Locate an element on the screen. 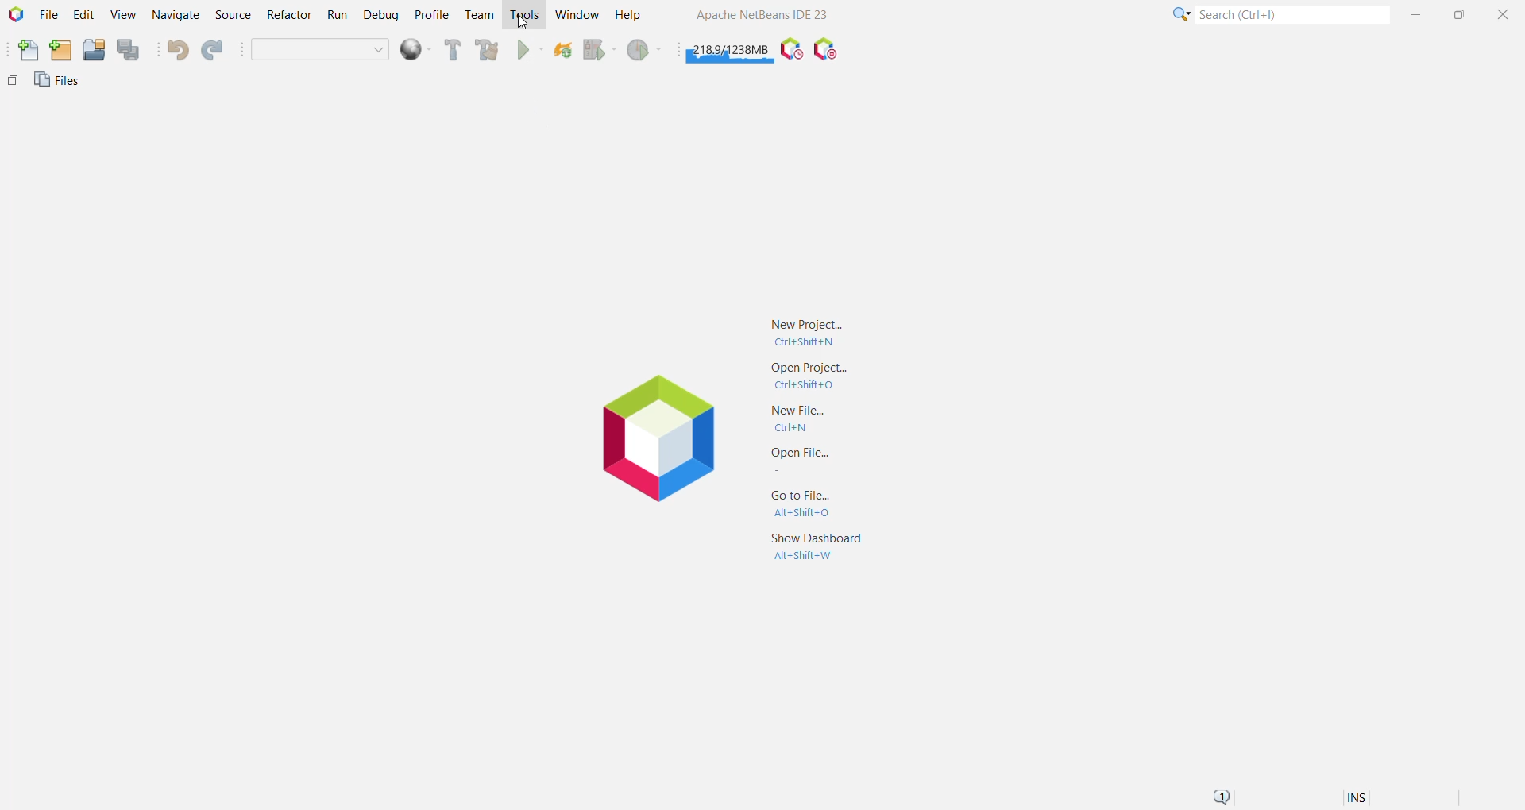  Navigate is located at coordinates (176, 16).